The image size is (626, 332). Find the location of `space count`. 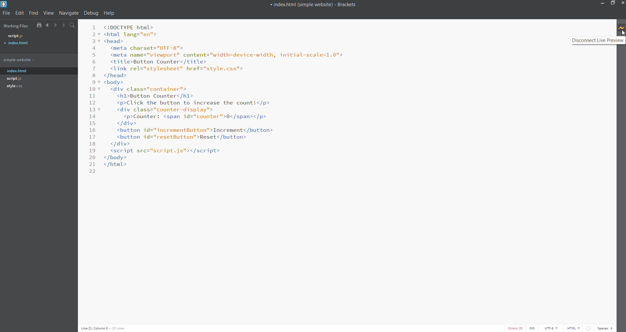

space count is located at coordinates (604, 328).